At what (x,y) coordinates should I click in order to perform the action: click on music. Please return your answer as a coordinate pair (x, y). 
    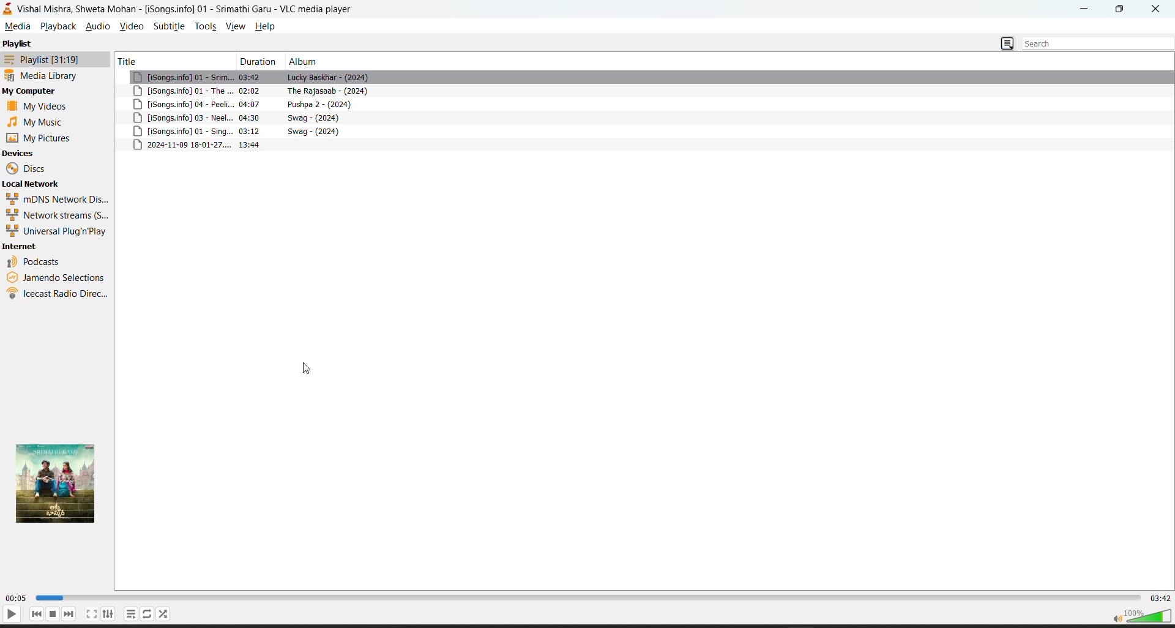
    Looking at the image, I should click on (37, 122).